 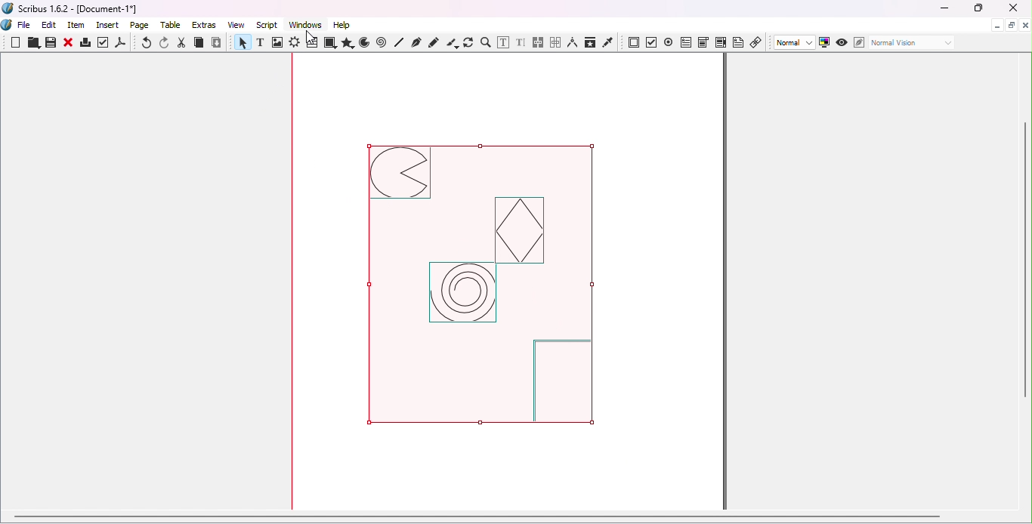 I want to click on Toggle color management system, so click(x=825, y=42).